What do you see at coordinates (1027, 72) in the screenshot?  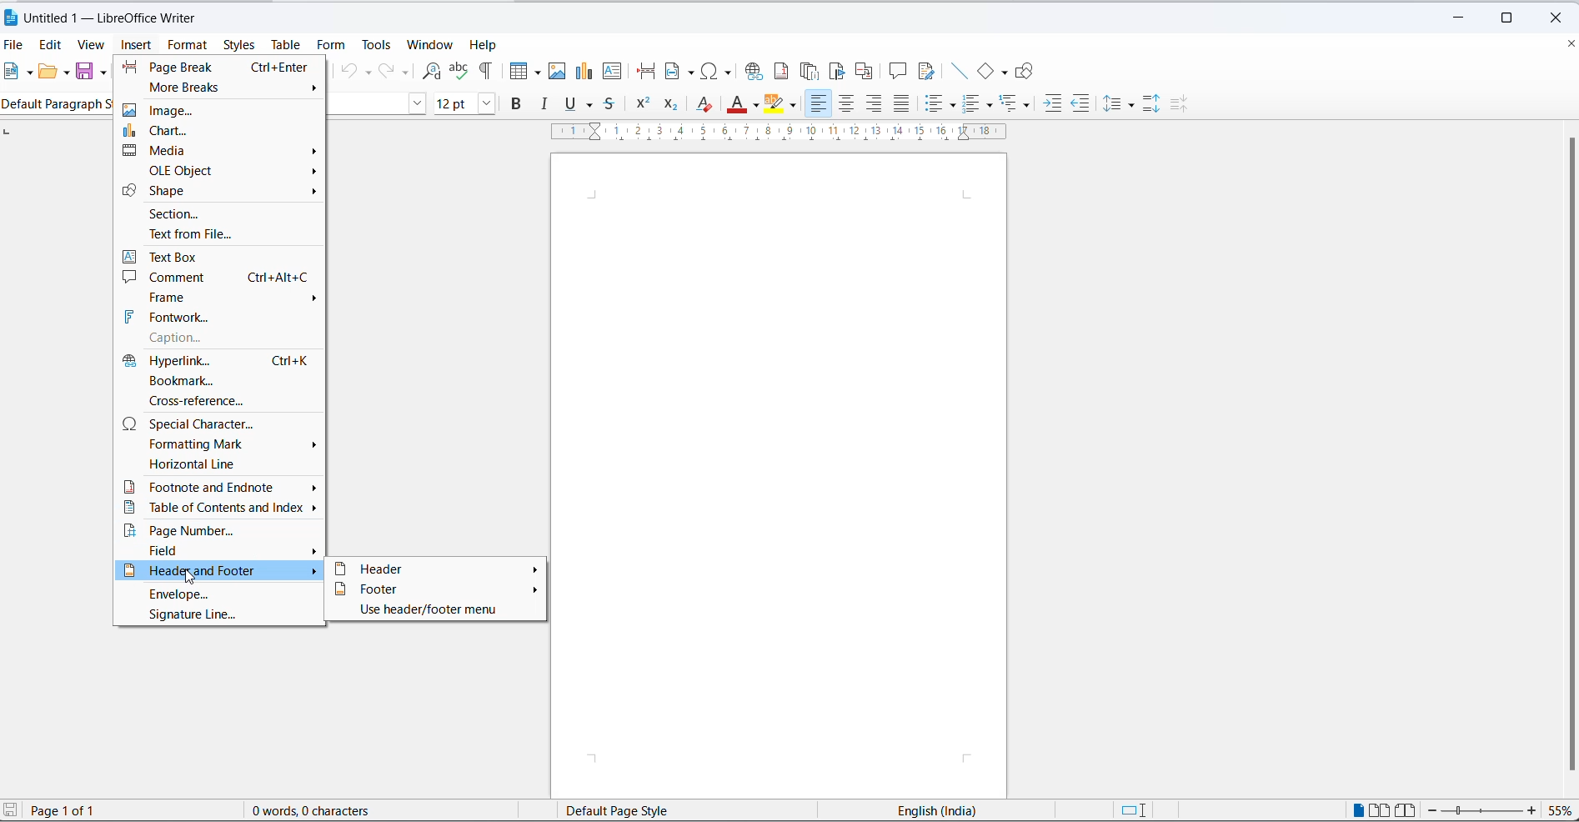 I see `Show draw functions` at bounding box center [1027, 72].